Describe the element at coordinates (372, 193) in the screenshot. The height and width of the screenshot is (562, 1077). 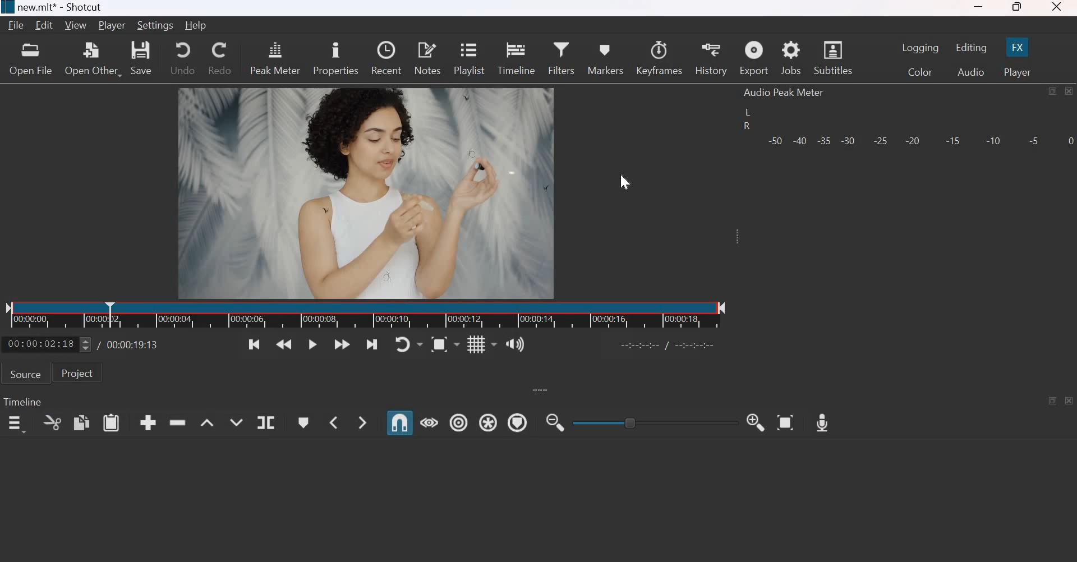
I see `Canvas` at that location.